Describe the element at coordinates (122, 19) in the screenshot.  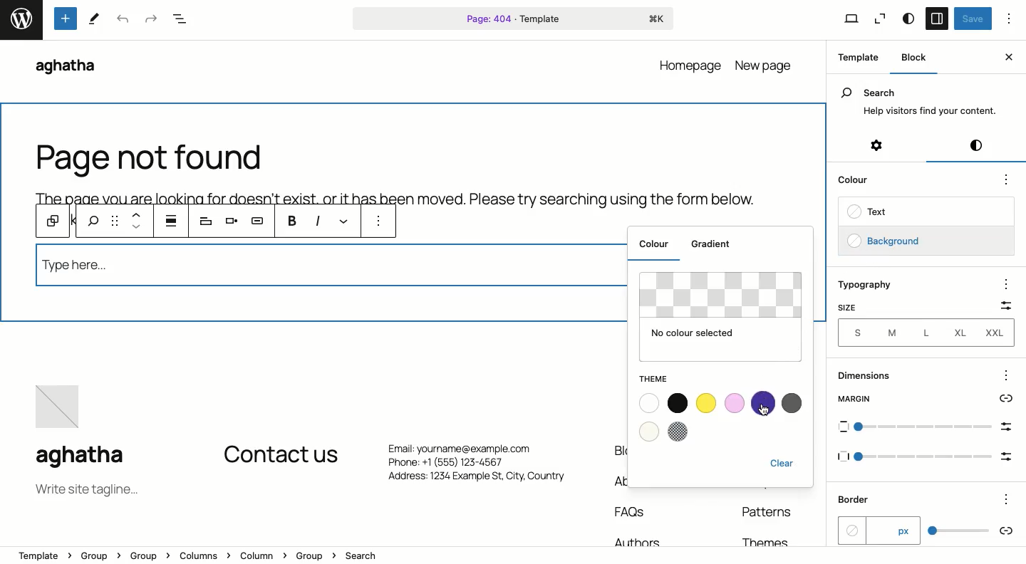
I see `Undo` at that location.